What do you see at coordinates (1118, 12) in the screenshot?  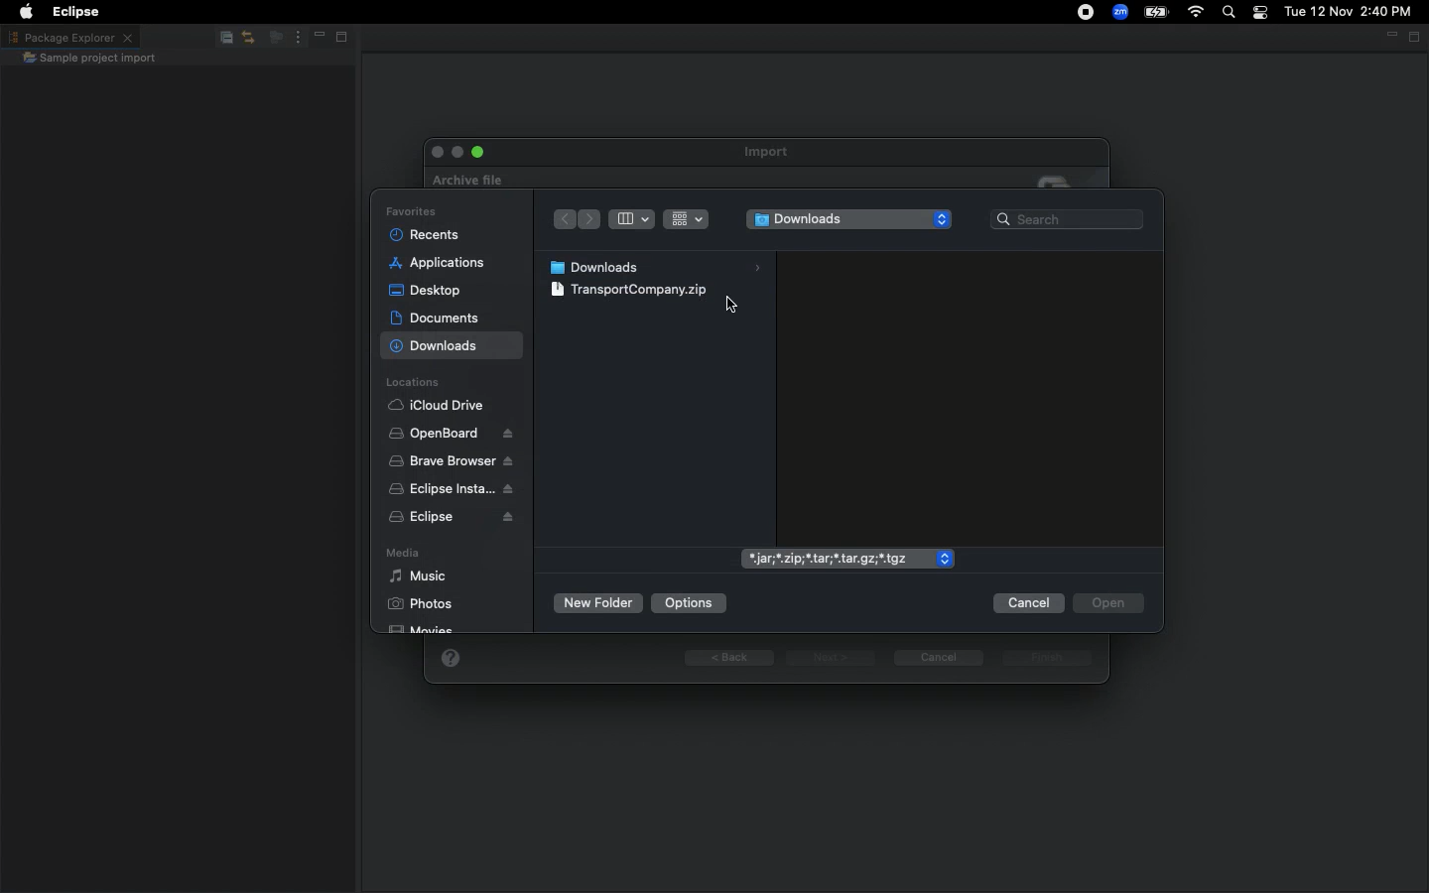 I see `Zoom` at bounding box center [1118, 12].